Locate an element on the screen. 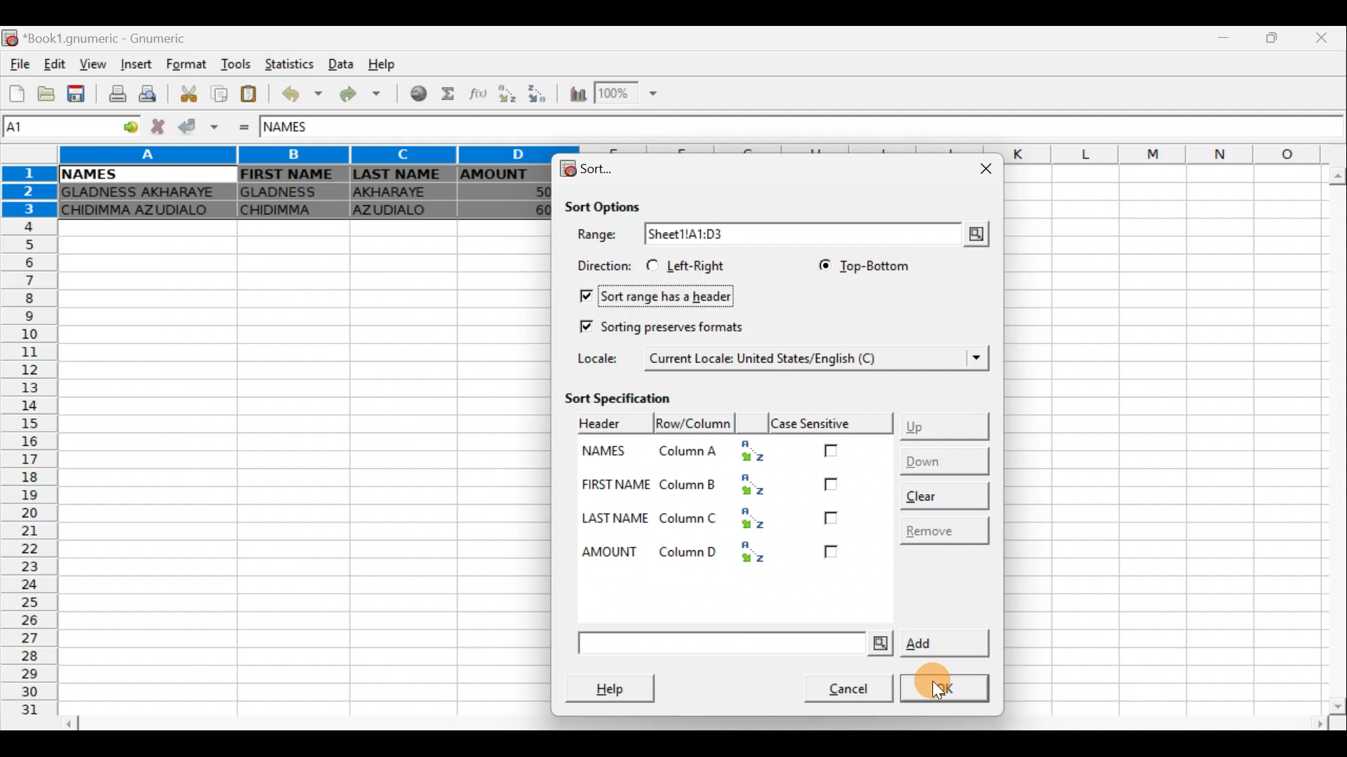 Image resolution: width=1347 pixels, height=757 pixels. Down is located at coordinates (941, 460).